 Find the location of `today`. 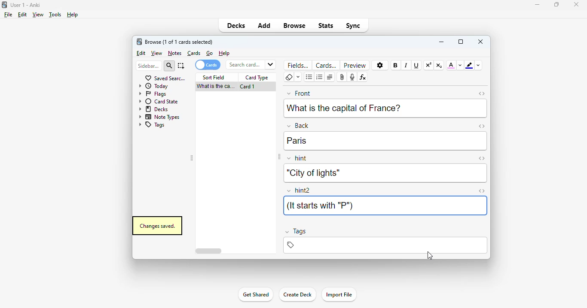

today is located at coordinates (153, 86).